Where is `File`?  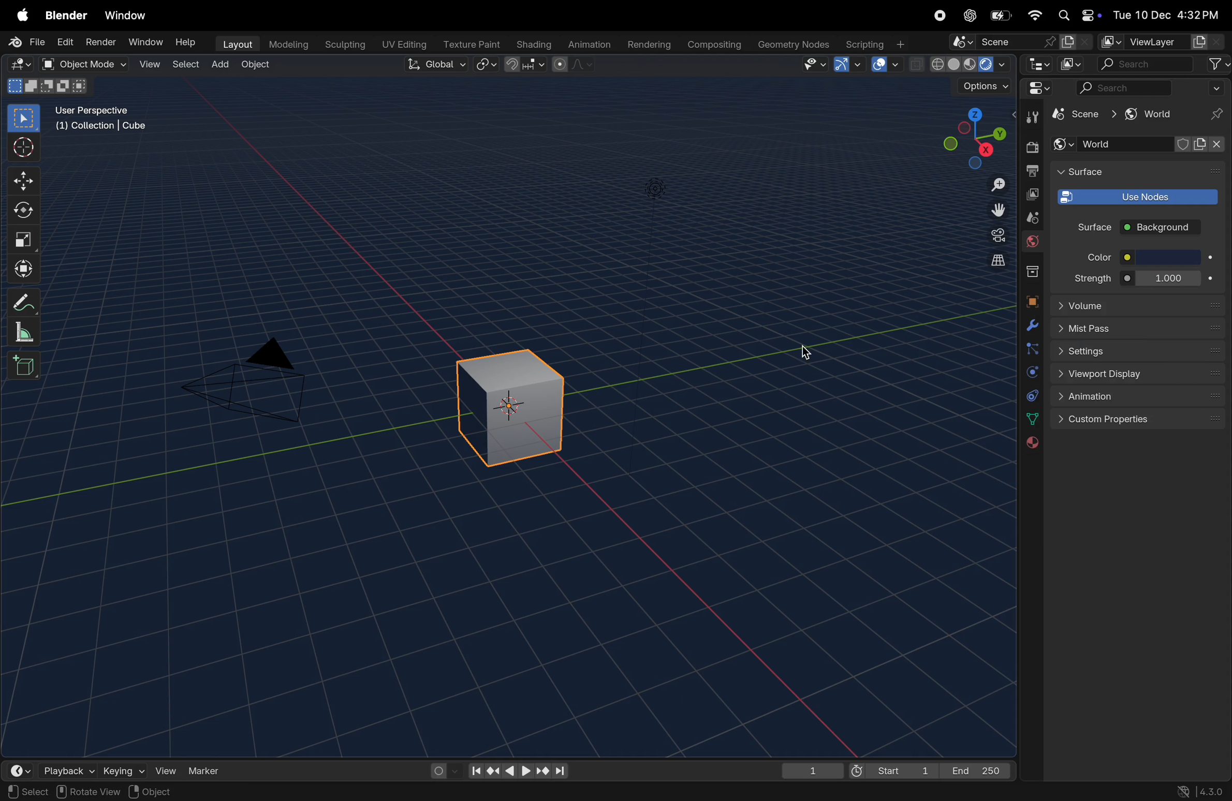 File is located at coordinates (25, 42).